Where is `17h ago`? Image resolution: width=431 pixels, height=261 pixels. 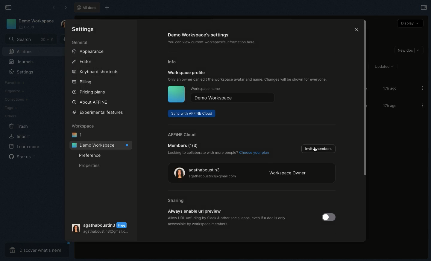 17h ago is located at coordinates (388, 89).